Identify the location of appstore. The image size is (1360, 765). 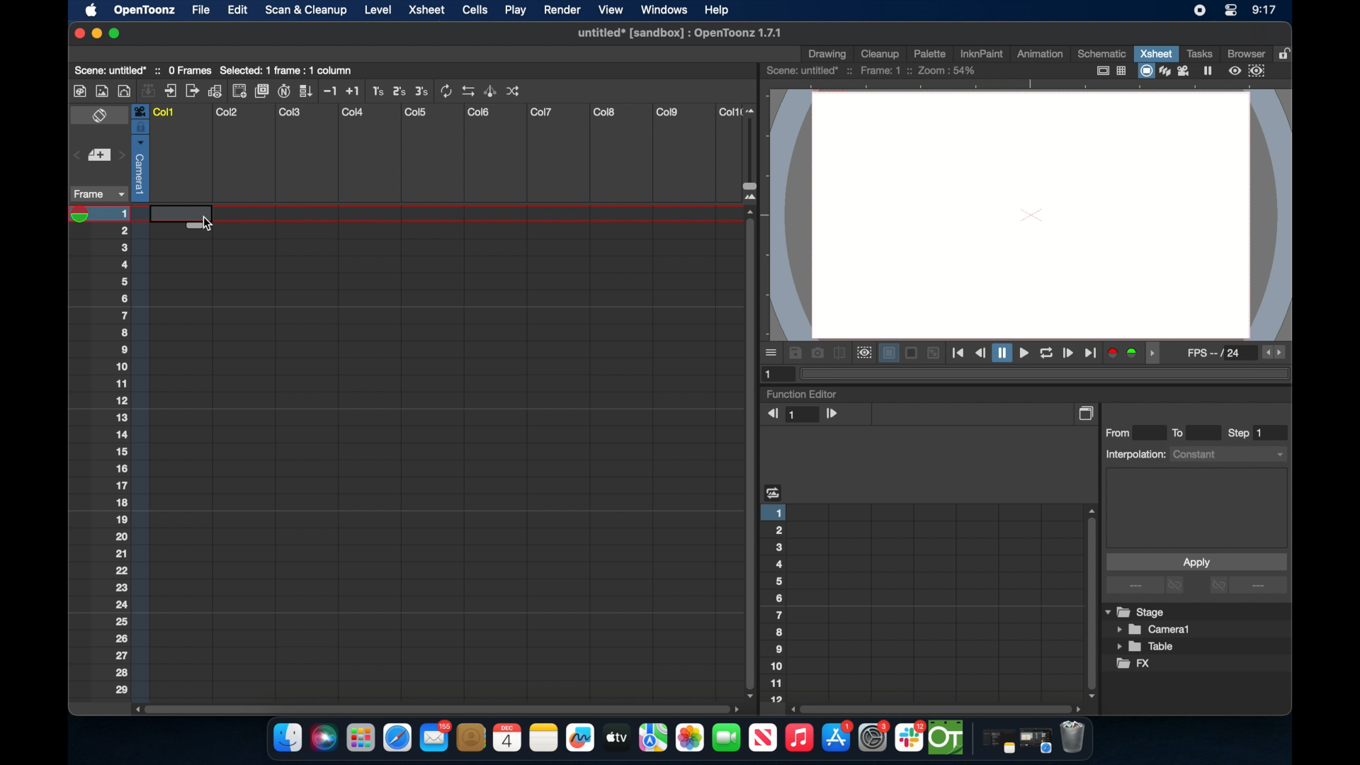
(837, 738).